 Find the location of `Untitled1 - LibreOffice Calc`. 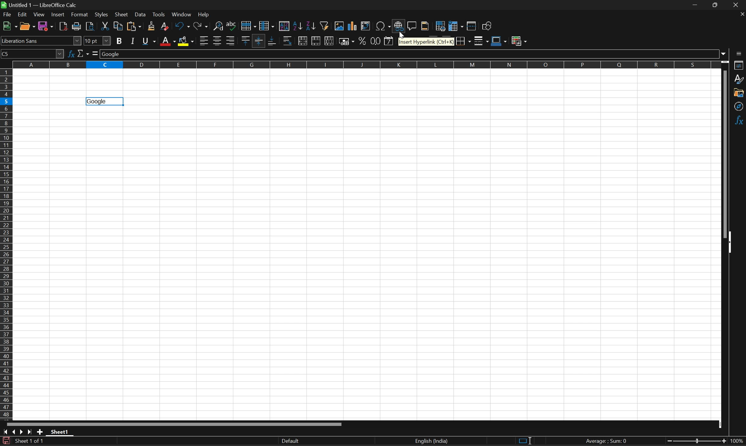

Untitled1 - LibreOffice Calc is located at coordinates (39, 4).